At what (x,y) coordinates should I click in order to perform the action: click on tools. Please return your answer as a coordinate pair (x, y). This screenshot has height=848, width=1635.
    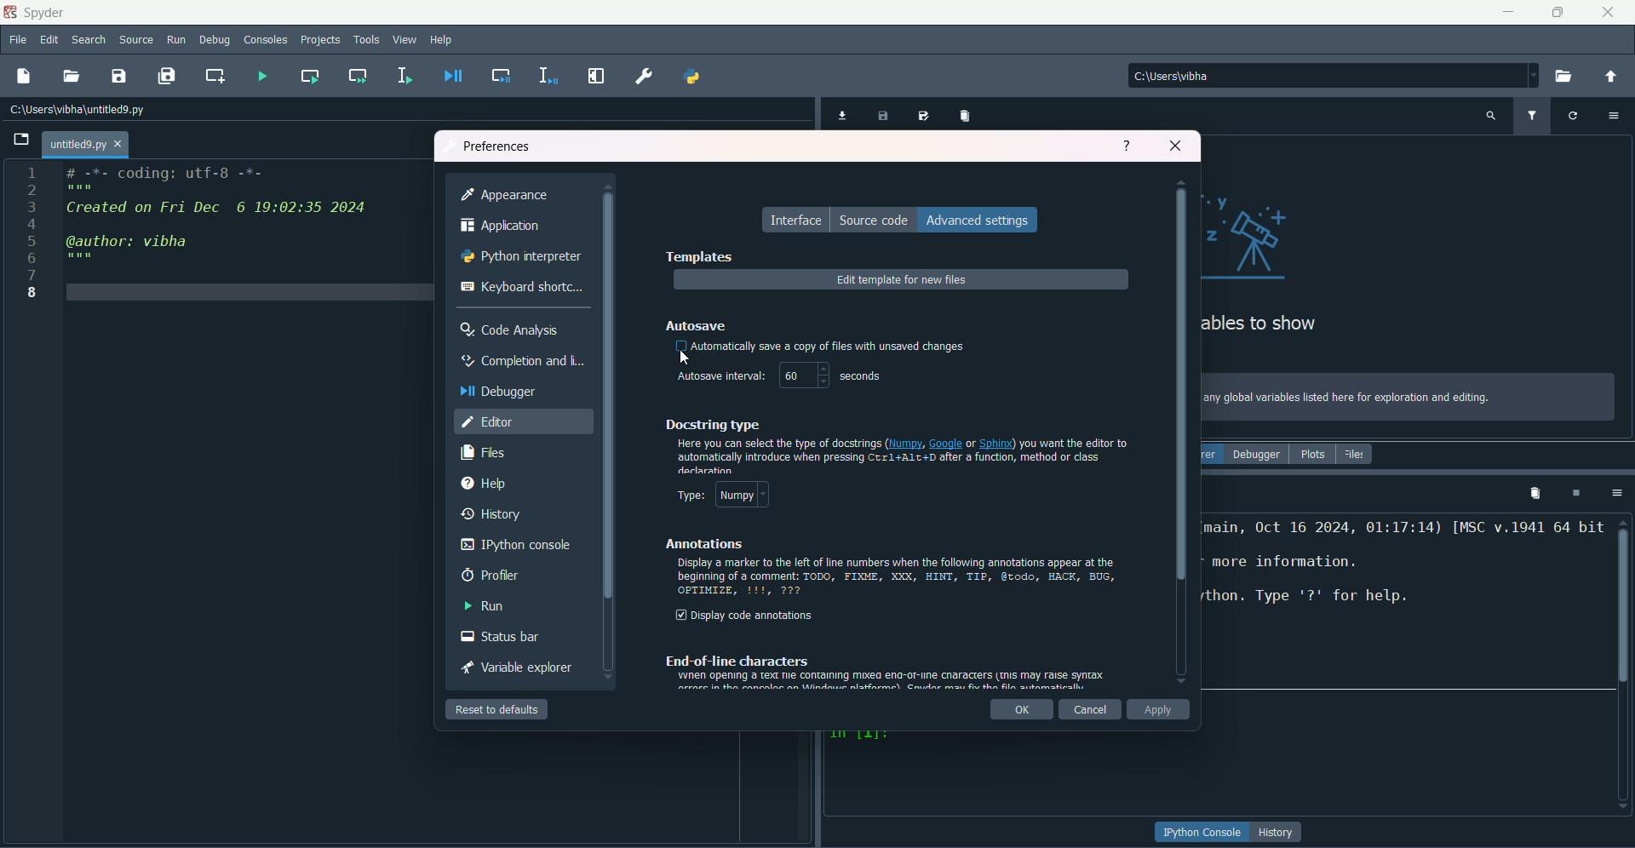
    Looking at the image, I should click on (371, 42).